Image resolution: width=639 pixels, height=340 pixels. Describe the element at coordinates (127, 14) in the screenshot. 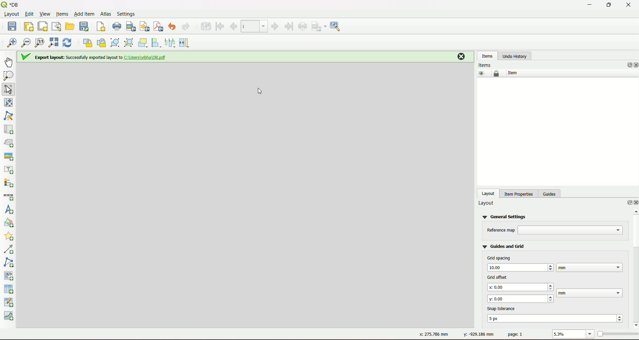

I see `Settings` at that location.